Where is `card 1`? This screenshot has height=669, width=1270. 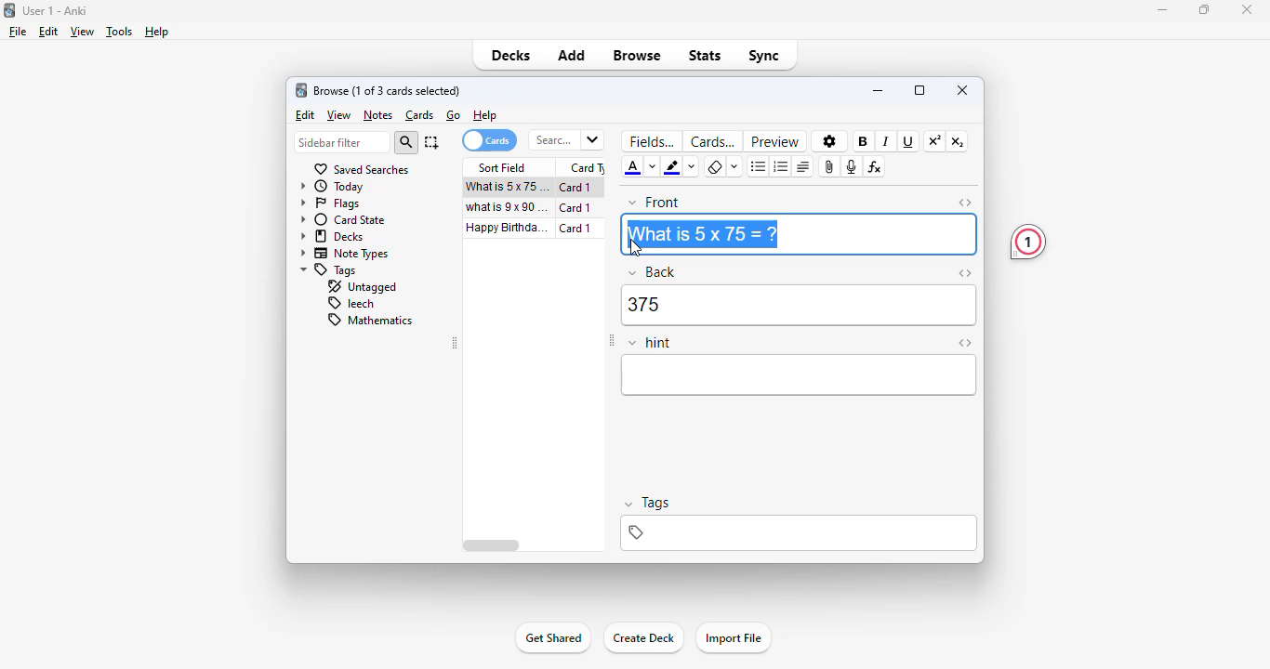
card 1 is located at coordinates (575, 188).